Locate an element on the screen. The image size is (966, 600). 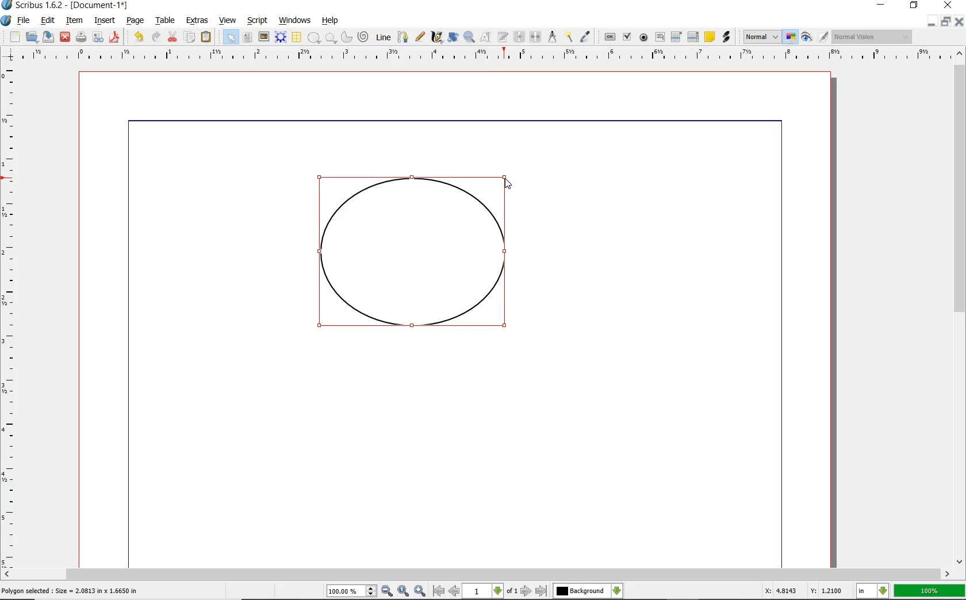
COPY is located at coordinates (191, 37).